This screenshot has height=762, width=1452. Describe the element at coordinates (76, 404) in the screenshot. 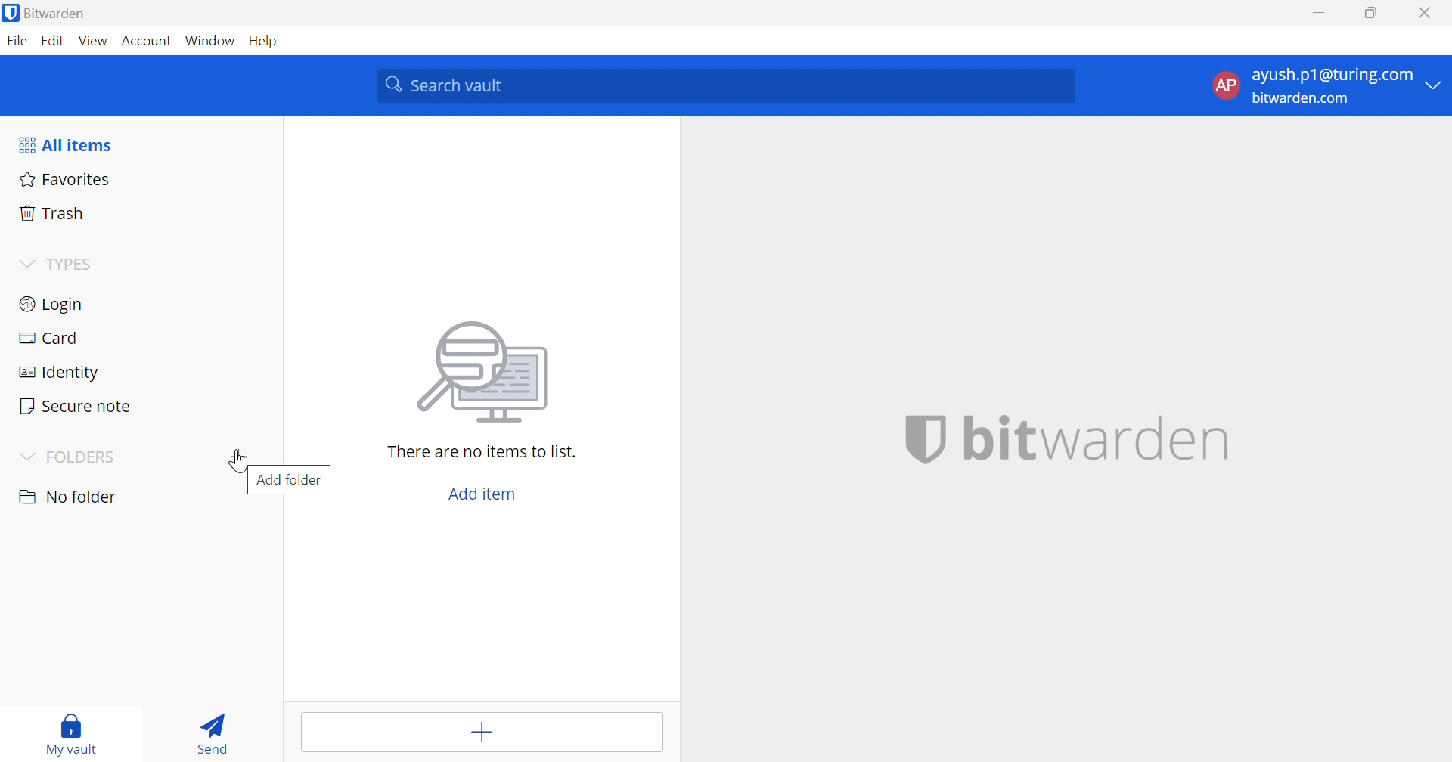

I see `Secure note` at that location.